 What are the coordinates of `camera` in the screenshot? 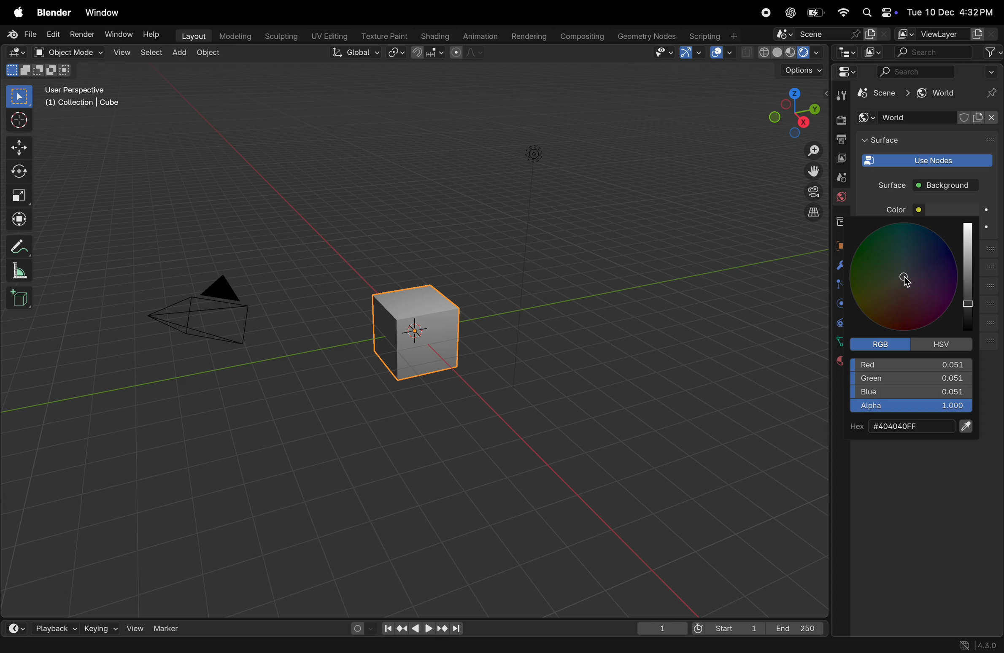 It's located at (208, 310).